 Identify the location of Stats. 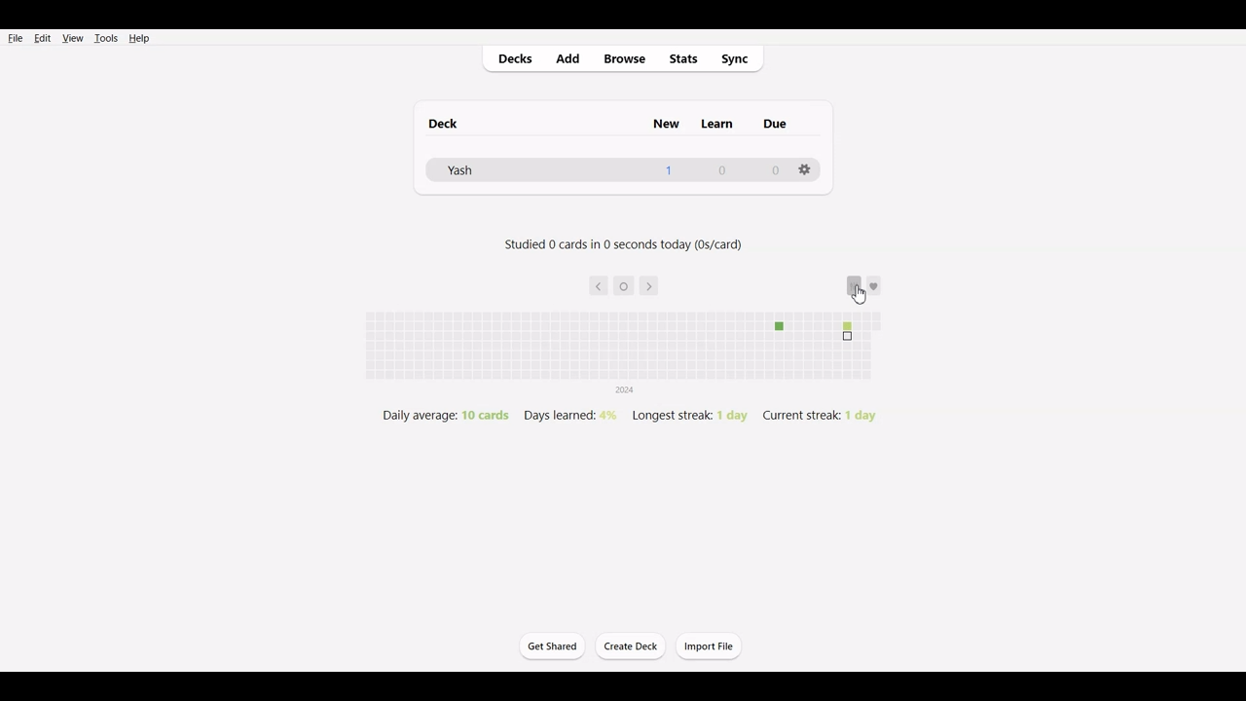
(684, 58).